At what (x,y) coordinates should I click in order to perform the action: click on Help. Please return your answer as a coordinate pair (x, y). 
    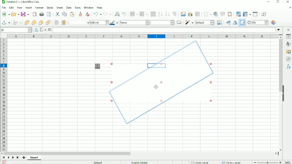
    Looking at the image, I should click on (100, 7).